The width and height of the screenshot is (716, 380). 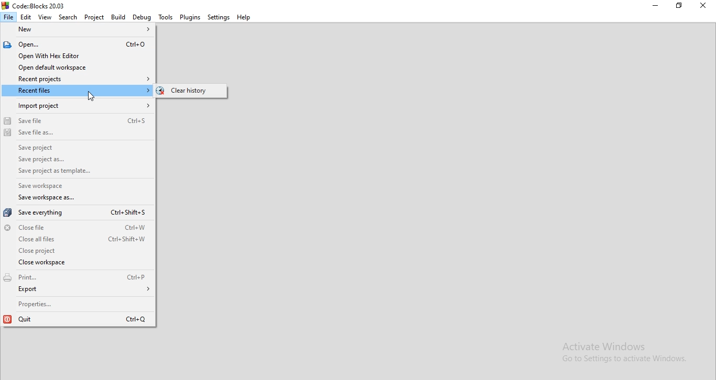 I want to click on Debug , so click(x=141, y=18).